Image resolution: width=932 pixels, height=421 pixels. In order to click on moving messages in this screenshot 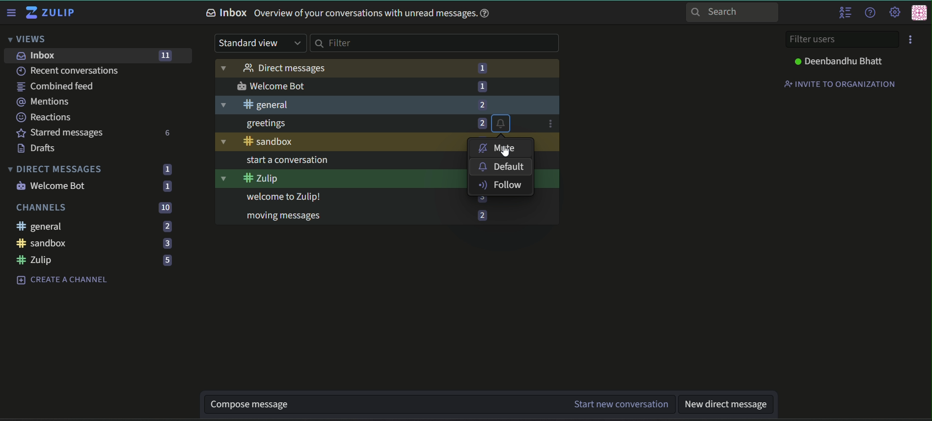, I will do `click(355, 217)`.